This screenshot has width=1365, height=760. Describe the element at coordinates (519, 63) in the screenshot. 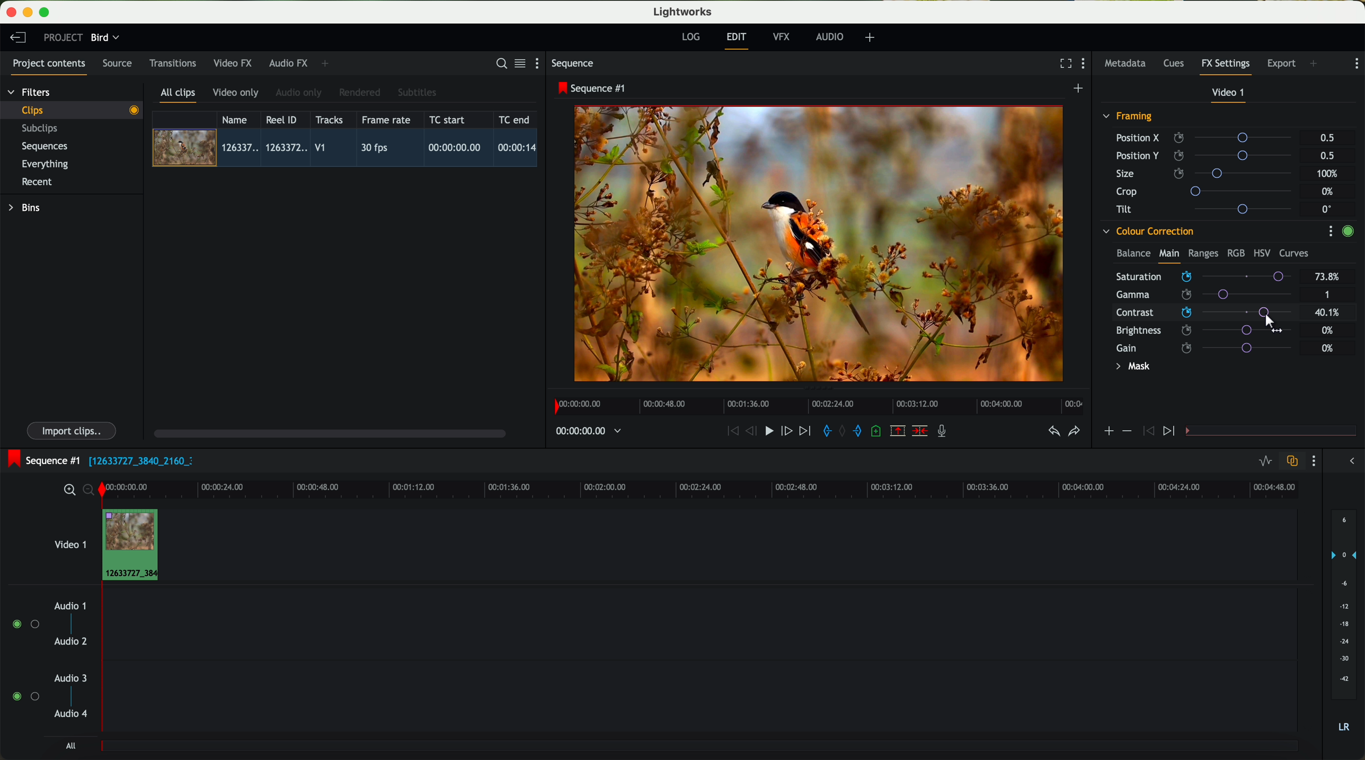

I see `toggle between list and title view` at that location.